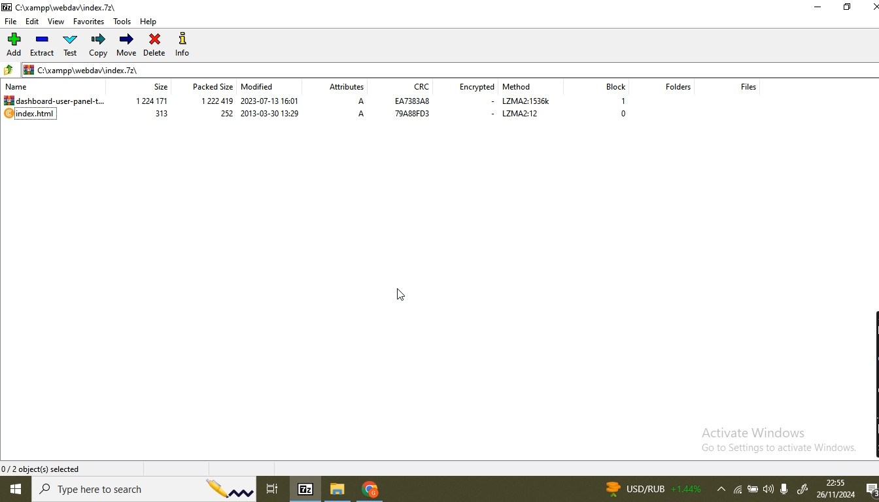 Image resolution: width=879 pixels, height=502 pixels. Describe the element at coordinates (366, 117) in the screenshot. I see `A` at that location.